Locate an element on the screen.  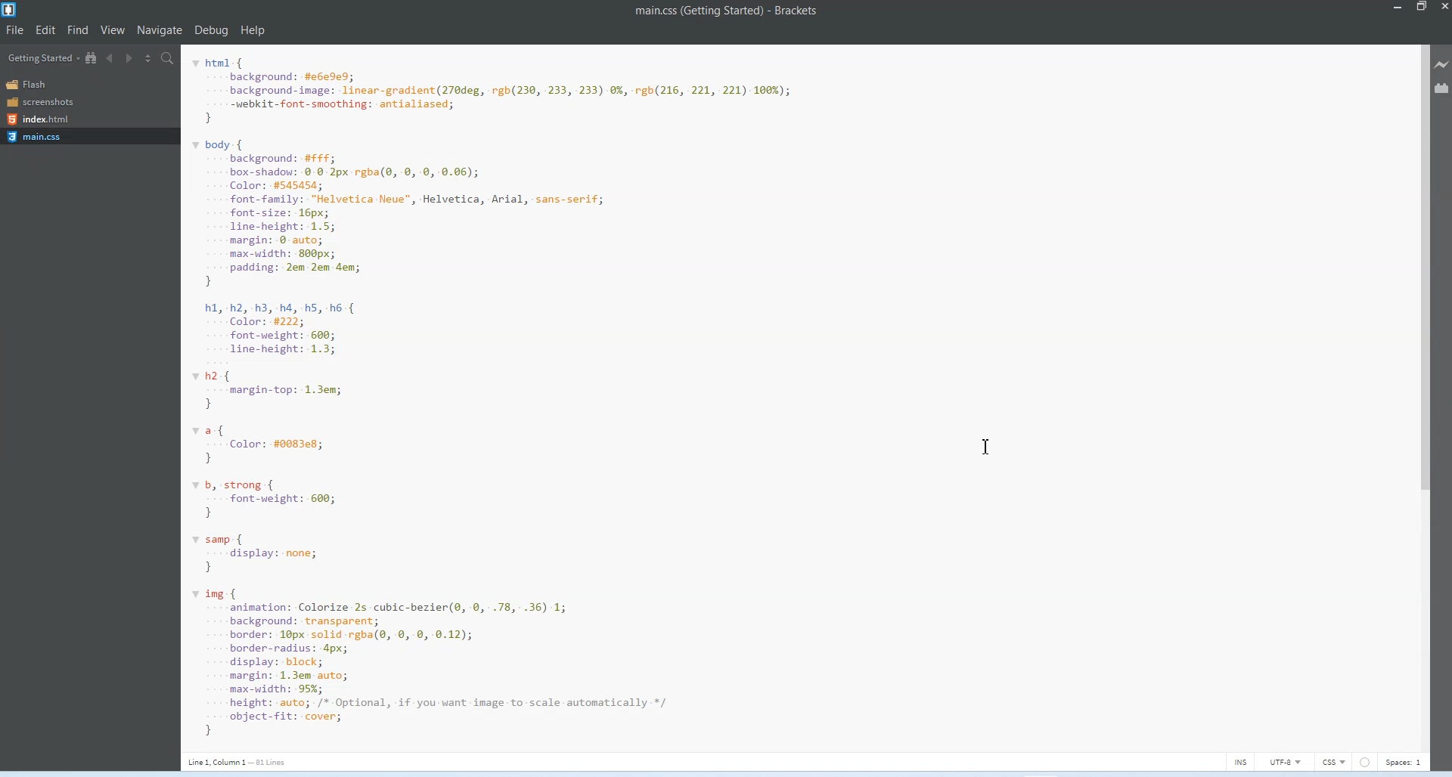
Text 3 is located at coordinates (240, 761).